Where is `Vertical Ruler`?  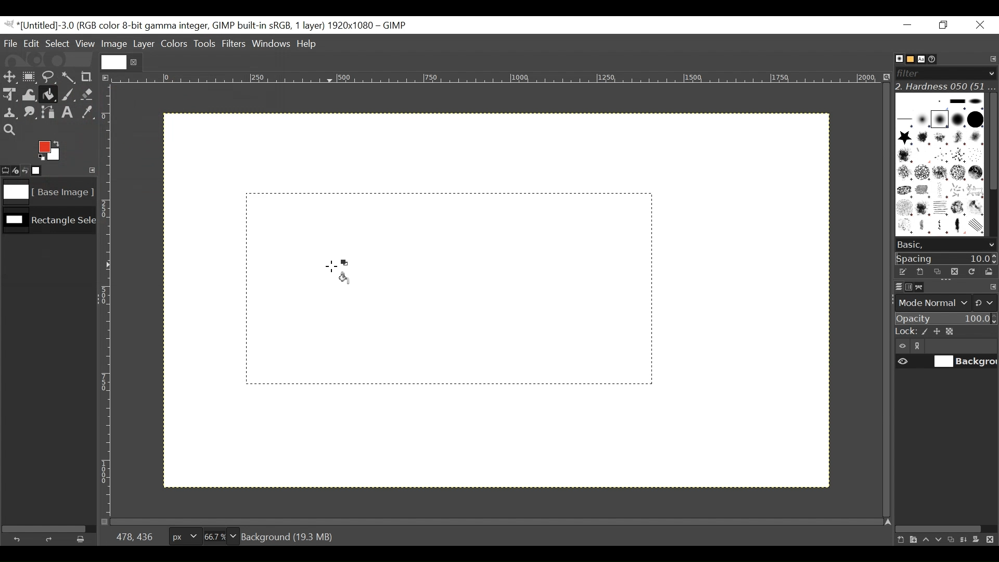 Vertical Ruler is located at coordinates (107, 300).